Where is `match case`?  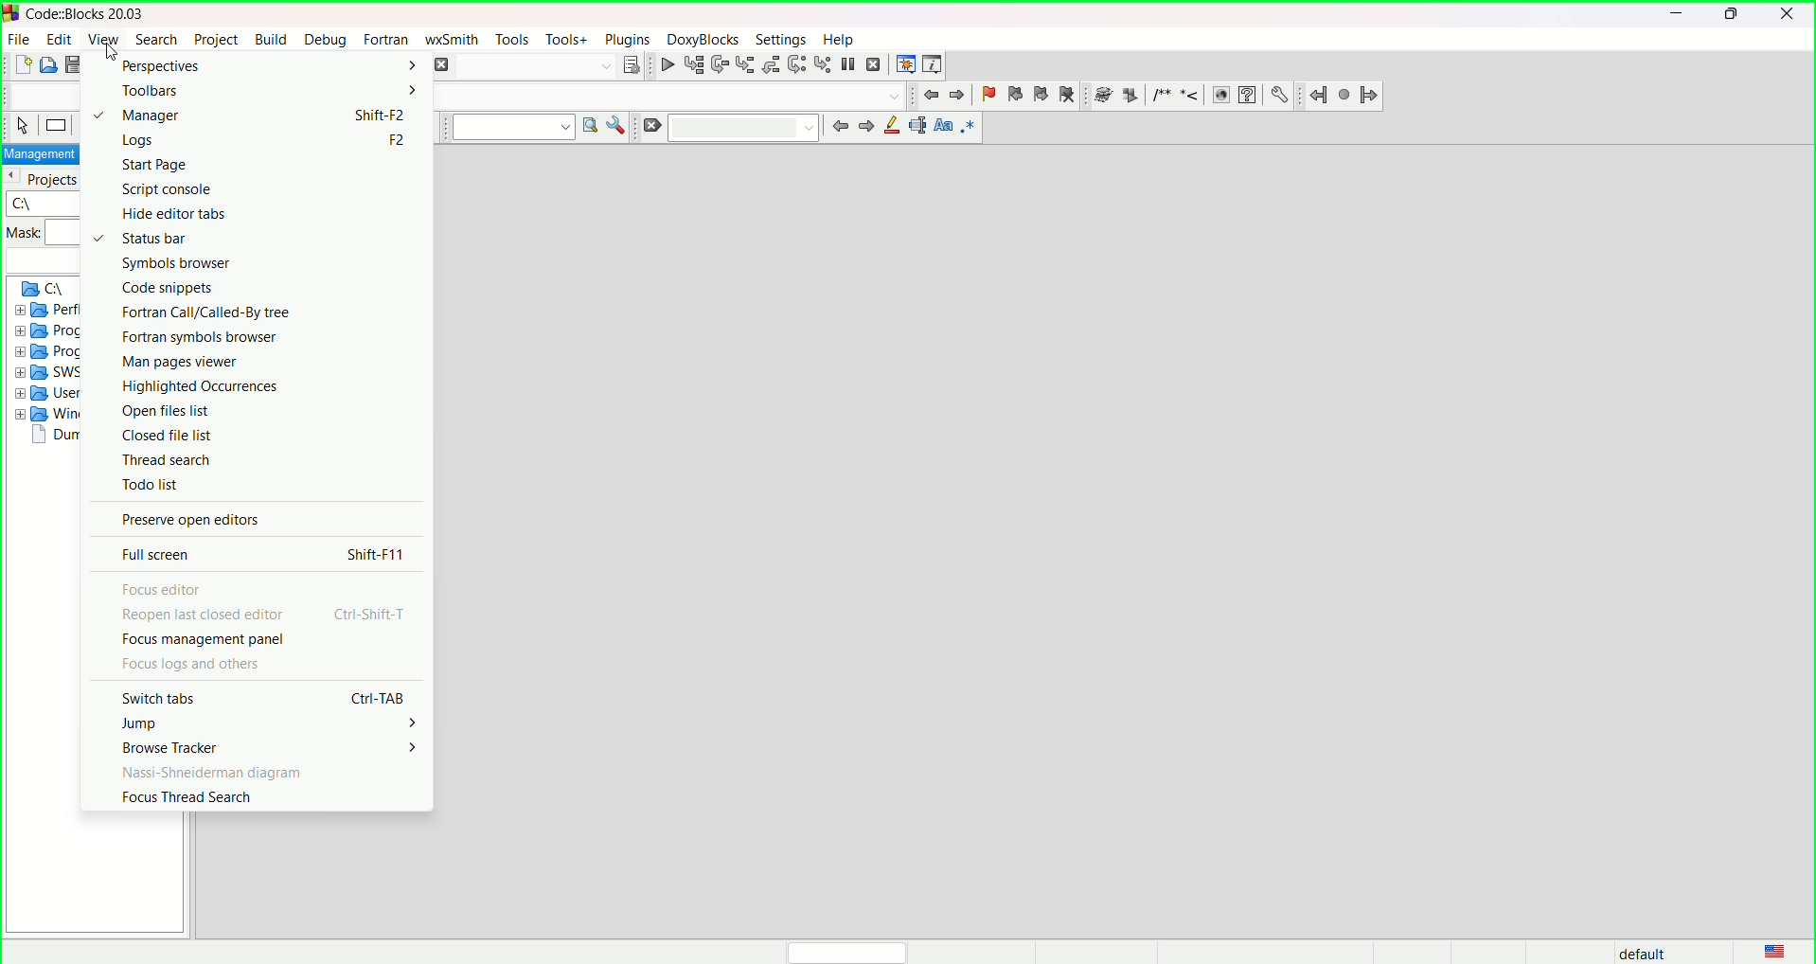
match case is located at coordinates (945, 125).